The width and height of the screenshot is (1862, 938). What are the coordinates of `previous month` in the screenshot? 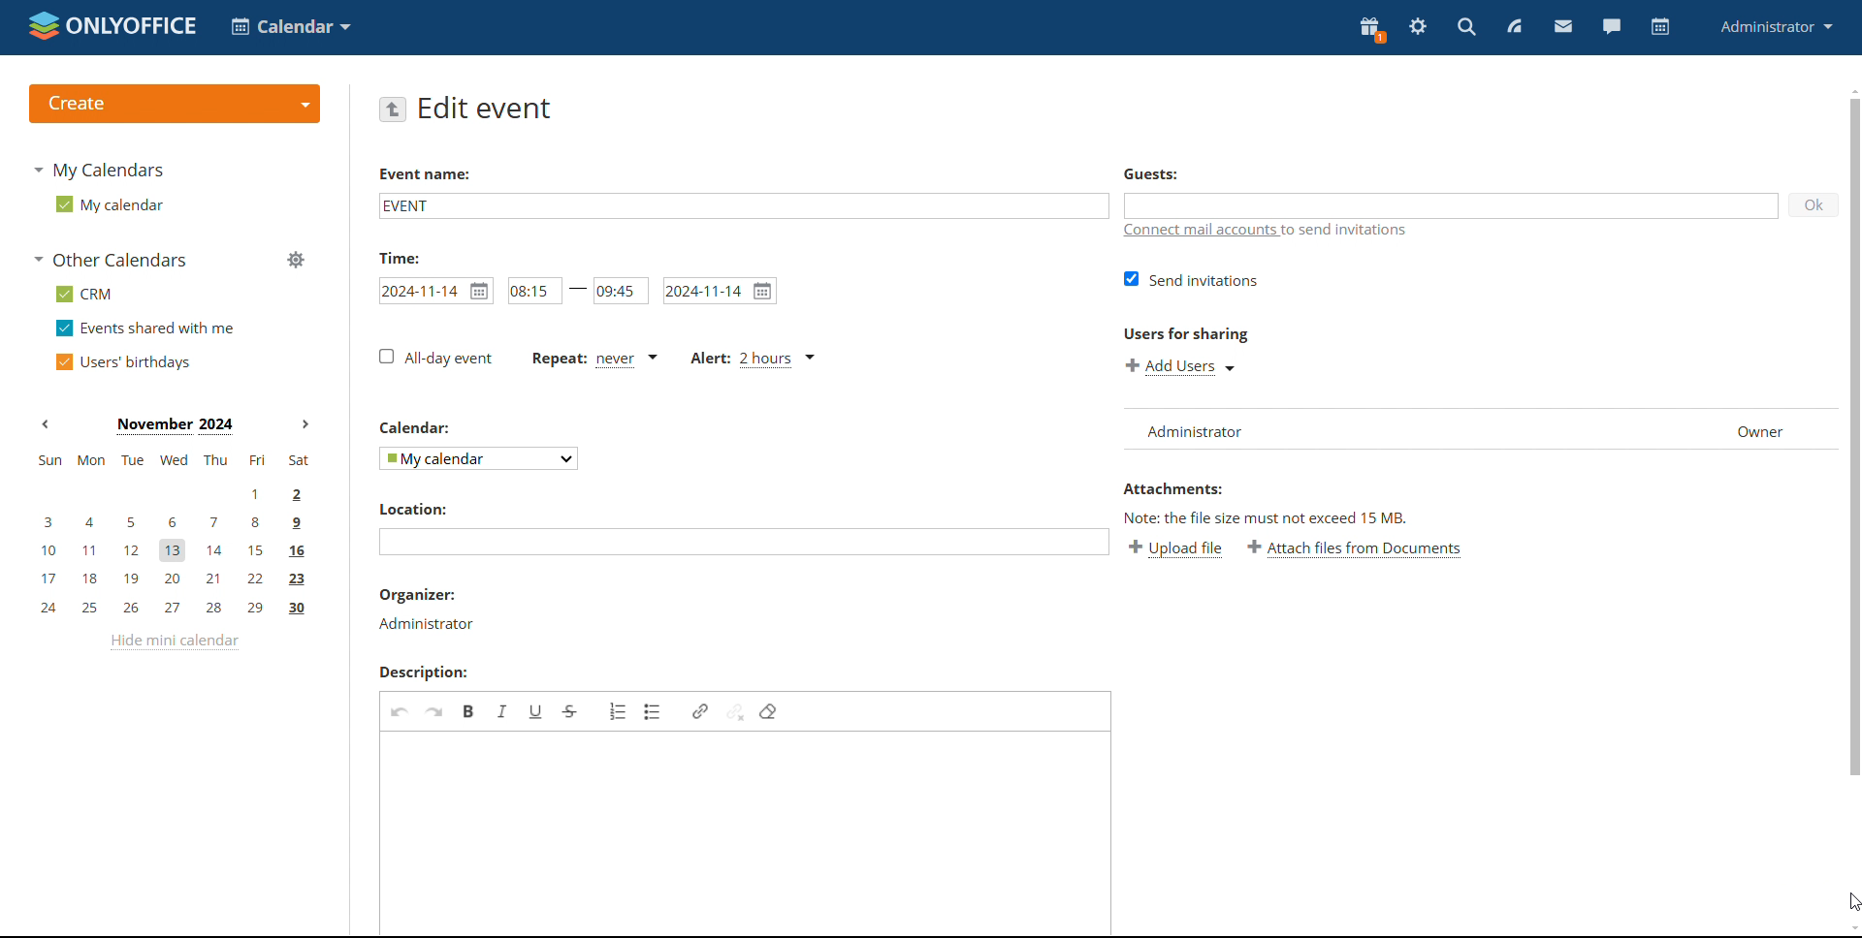 It's located at (46, 423).